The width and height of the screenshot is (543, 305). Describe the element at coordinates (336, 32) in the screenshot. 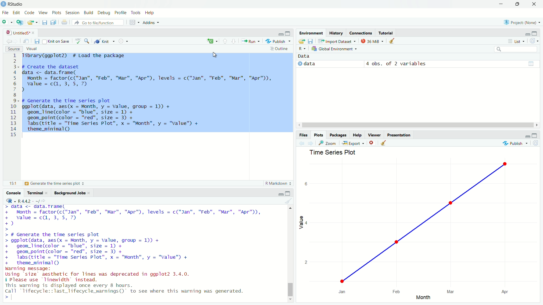

I see `history` at that location.